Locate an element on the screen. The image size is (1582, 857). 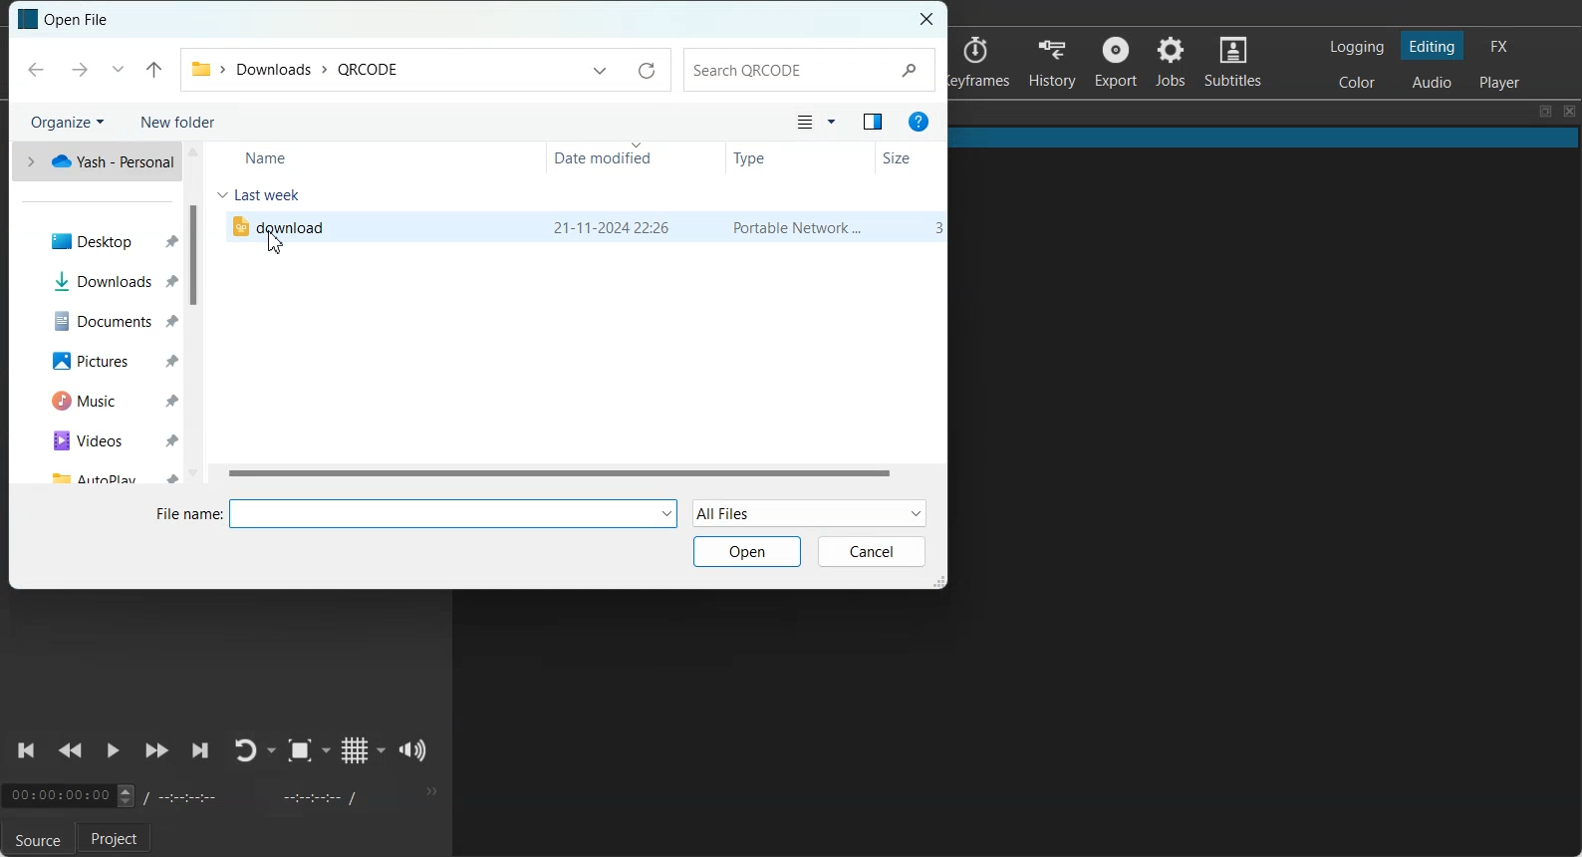
Export is located at coordinates (1115, 61).